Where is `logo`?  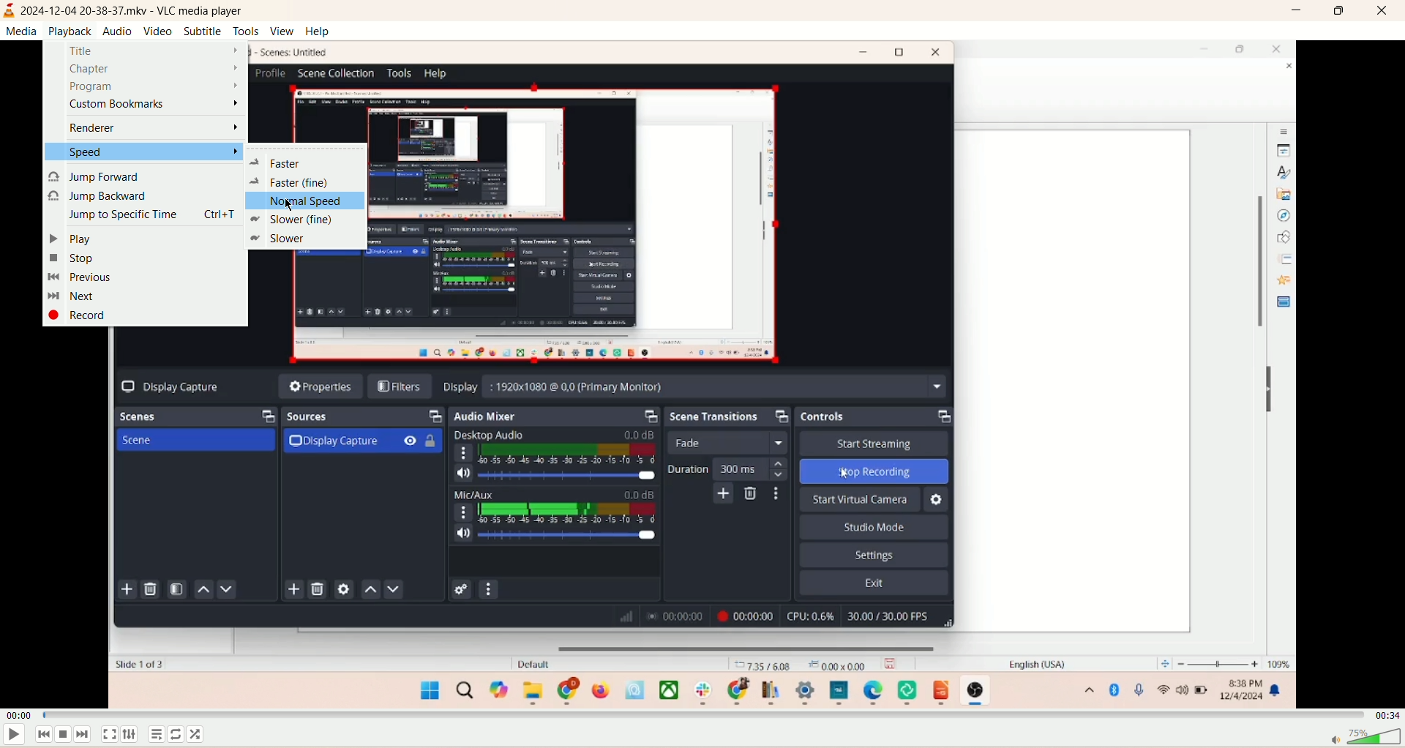 logo is located at coordinates (10, 12).